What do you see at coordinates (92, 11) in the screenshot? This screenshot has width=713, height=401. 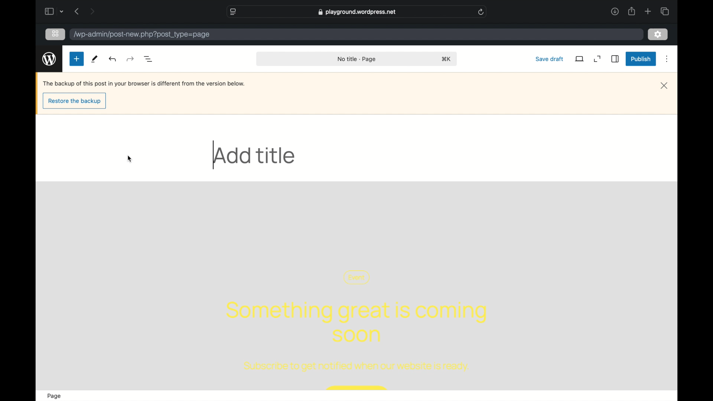 I see `next page` at bounding box center [92, 11].